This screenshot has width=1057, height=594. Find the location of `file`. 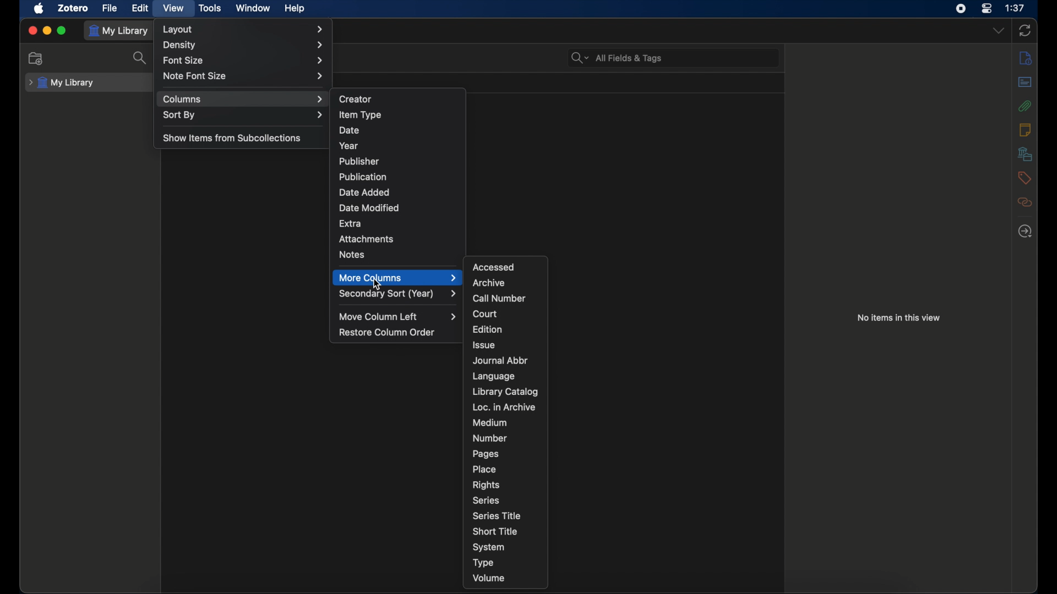

file is located at coordinates (110, 8).